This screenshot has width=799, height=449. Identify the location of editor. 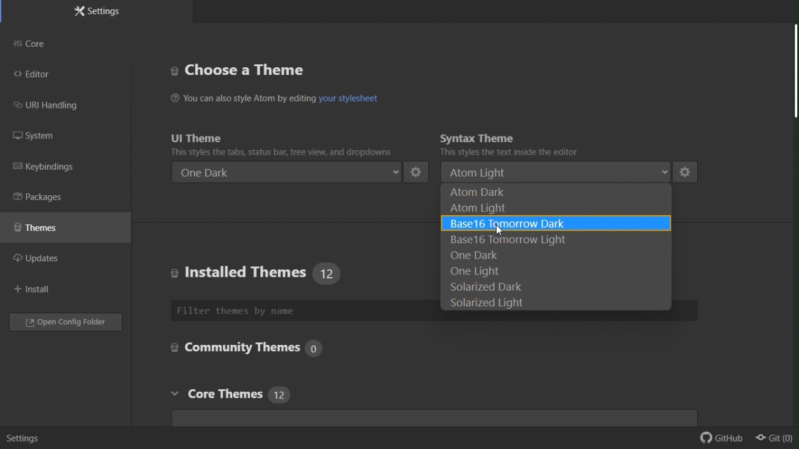
(39, 74).